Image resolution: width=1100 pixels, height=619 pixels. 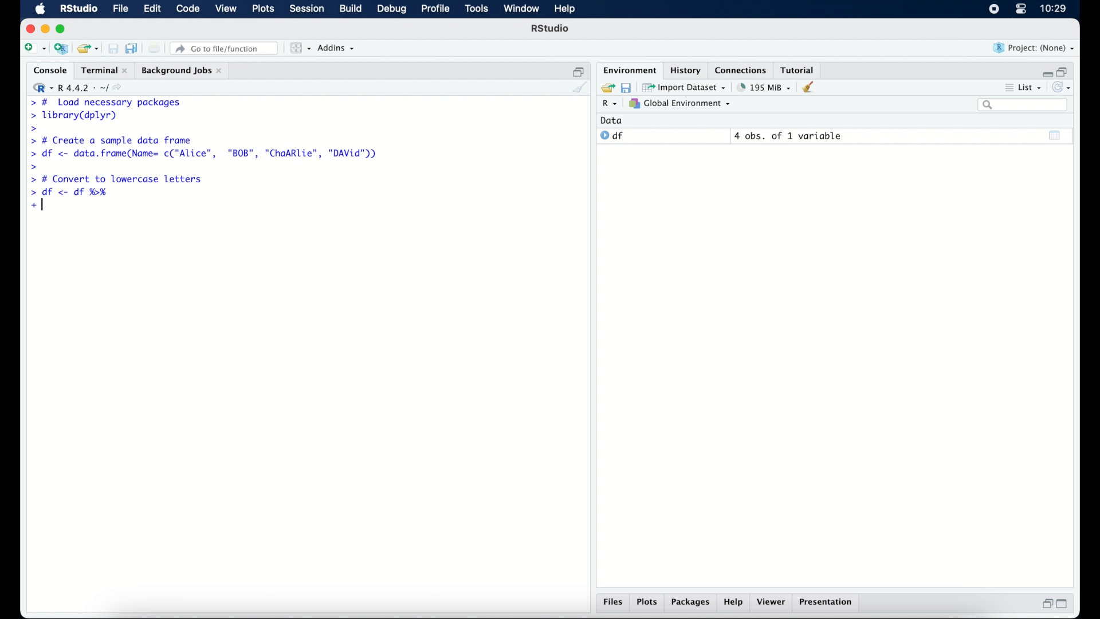 What do you see at coordinates (104, 101) in the screenshot?
I see `> # Load necessary packages|` at bounding box center [104, 101].